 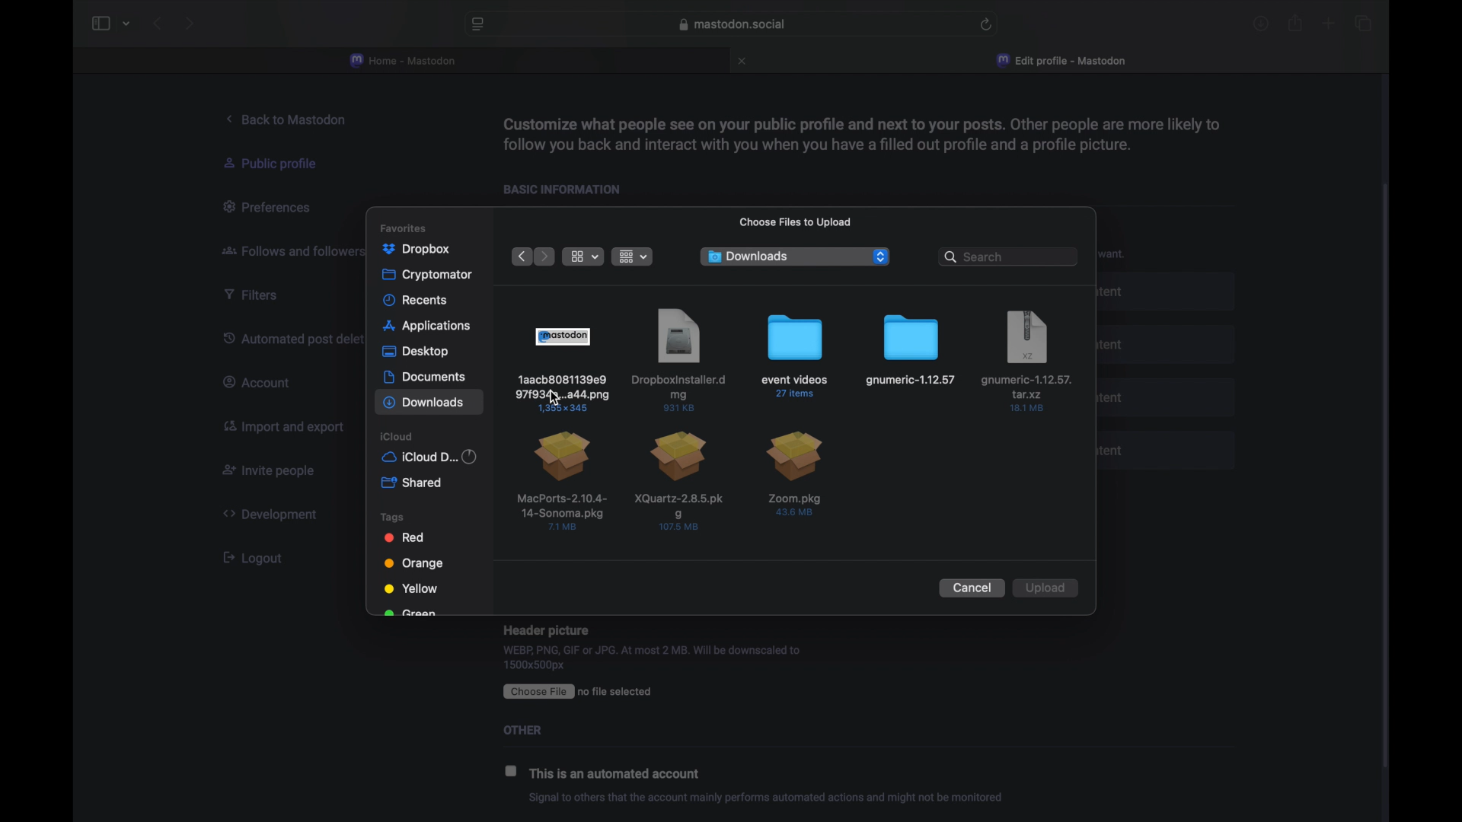 I want to click on red, so click(x=405, y=537).